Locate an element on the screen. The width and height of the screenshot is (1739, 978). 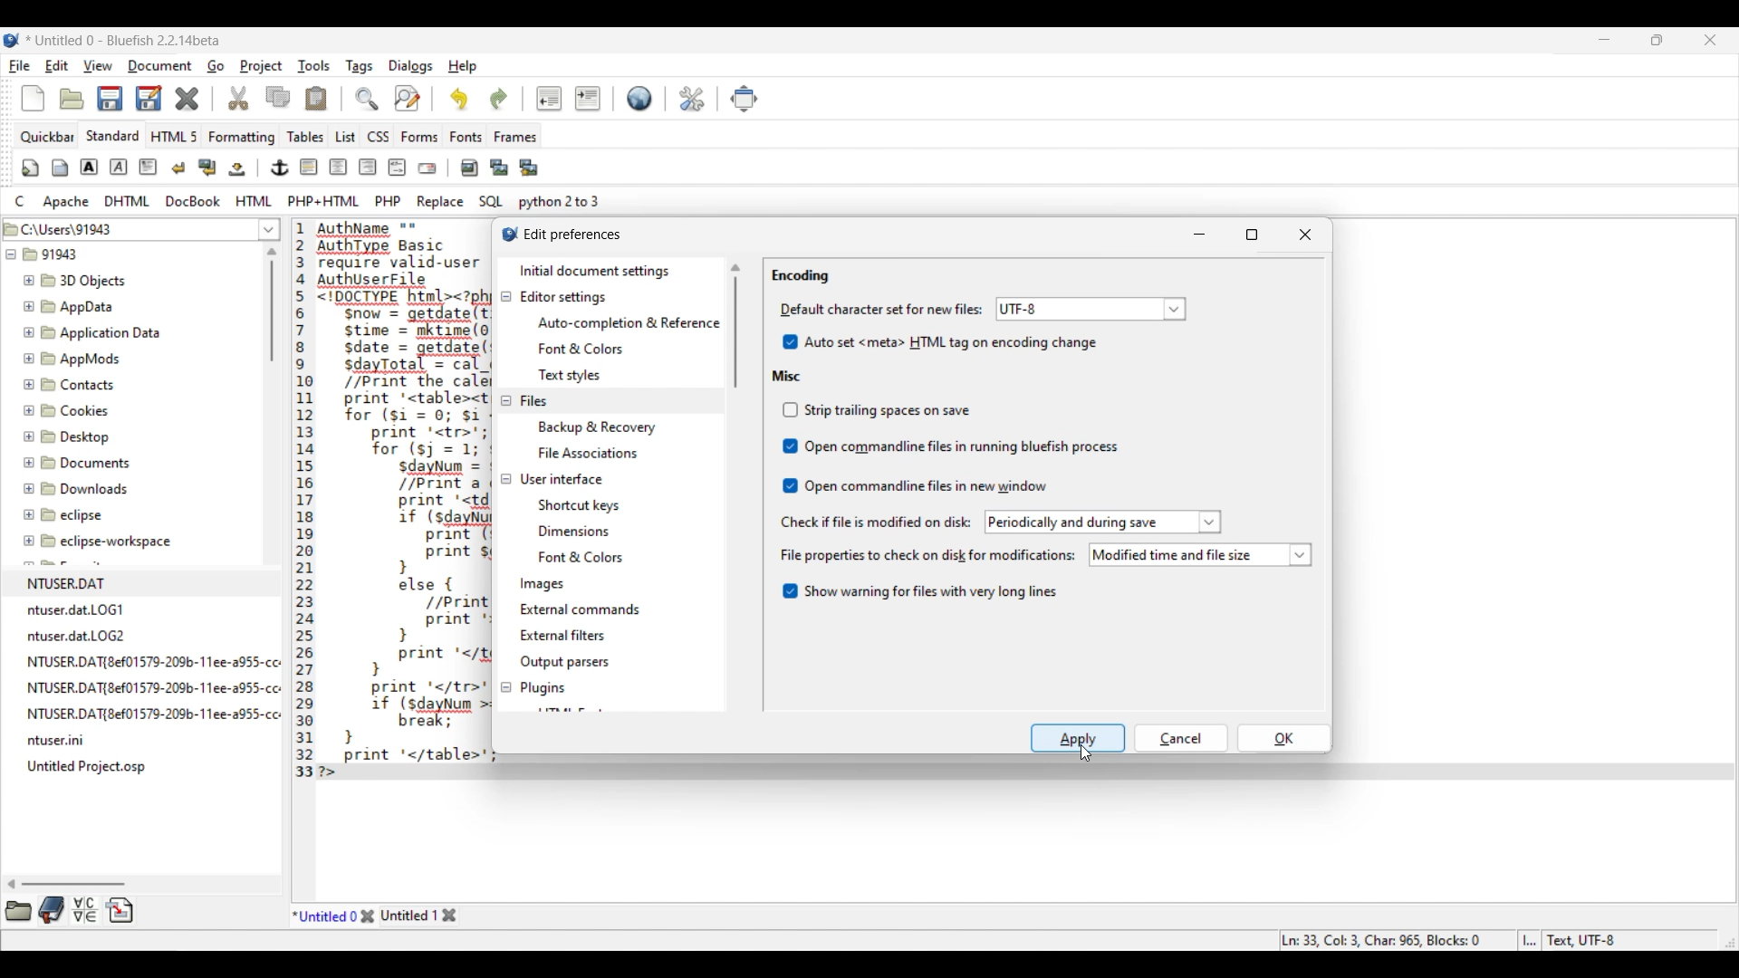
File menu is located at coordinates (20, 66).